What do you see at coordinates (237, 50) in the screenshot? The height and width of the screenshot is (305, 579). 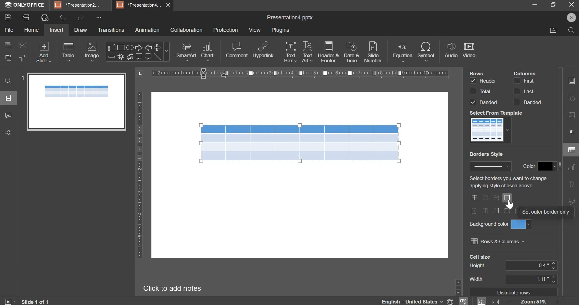 I see `comment` at bounding box center [237, 50].